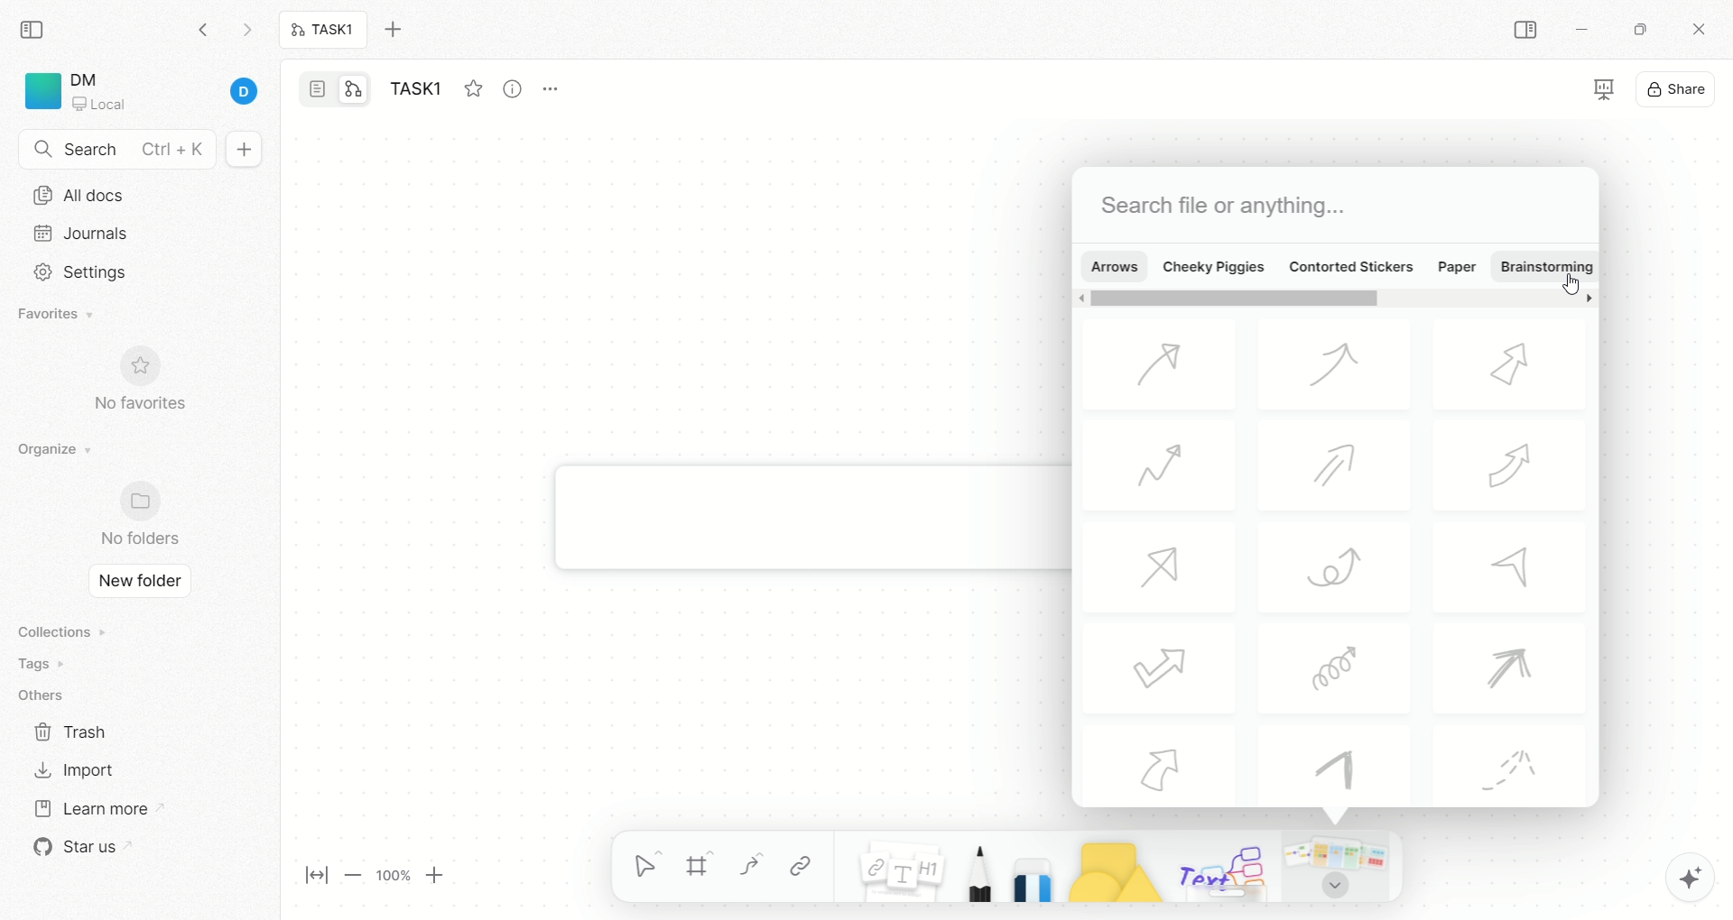  What do you see at coordinates (85, 233) in the screenshot?
I see `journals` at bounding box center [85, 233].